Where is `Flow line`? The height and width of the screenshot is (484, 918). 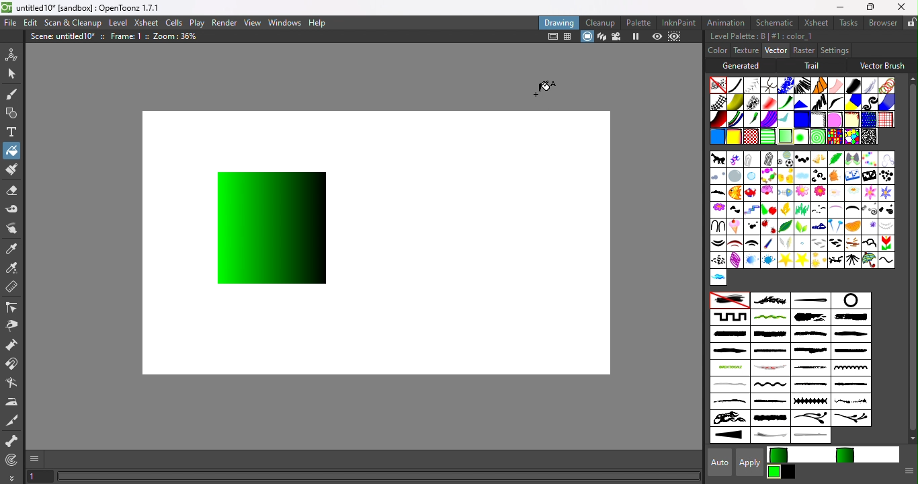
Flow line is located at coordinates (784, 120).